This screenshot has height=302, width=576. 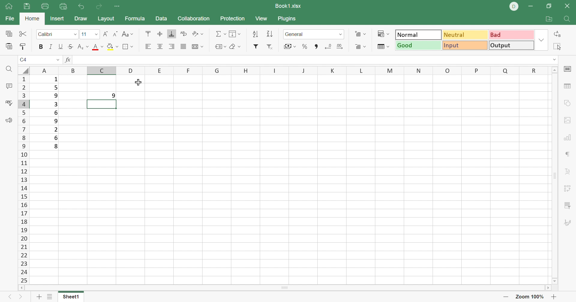 What do you see at coordinates (162, 19) in the screenshot?
I see `Data` at bounding box center [162, 19].